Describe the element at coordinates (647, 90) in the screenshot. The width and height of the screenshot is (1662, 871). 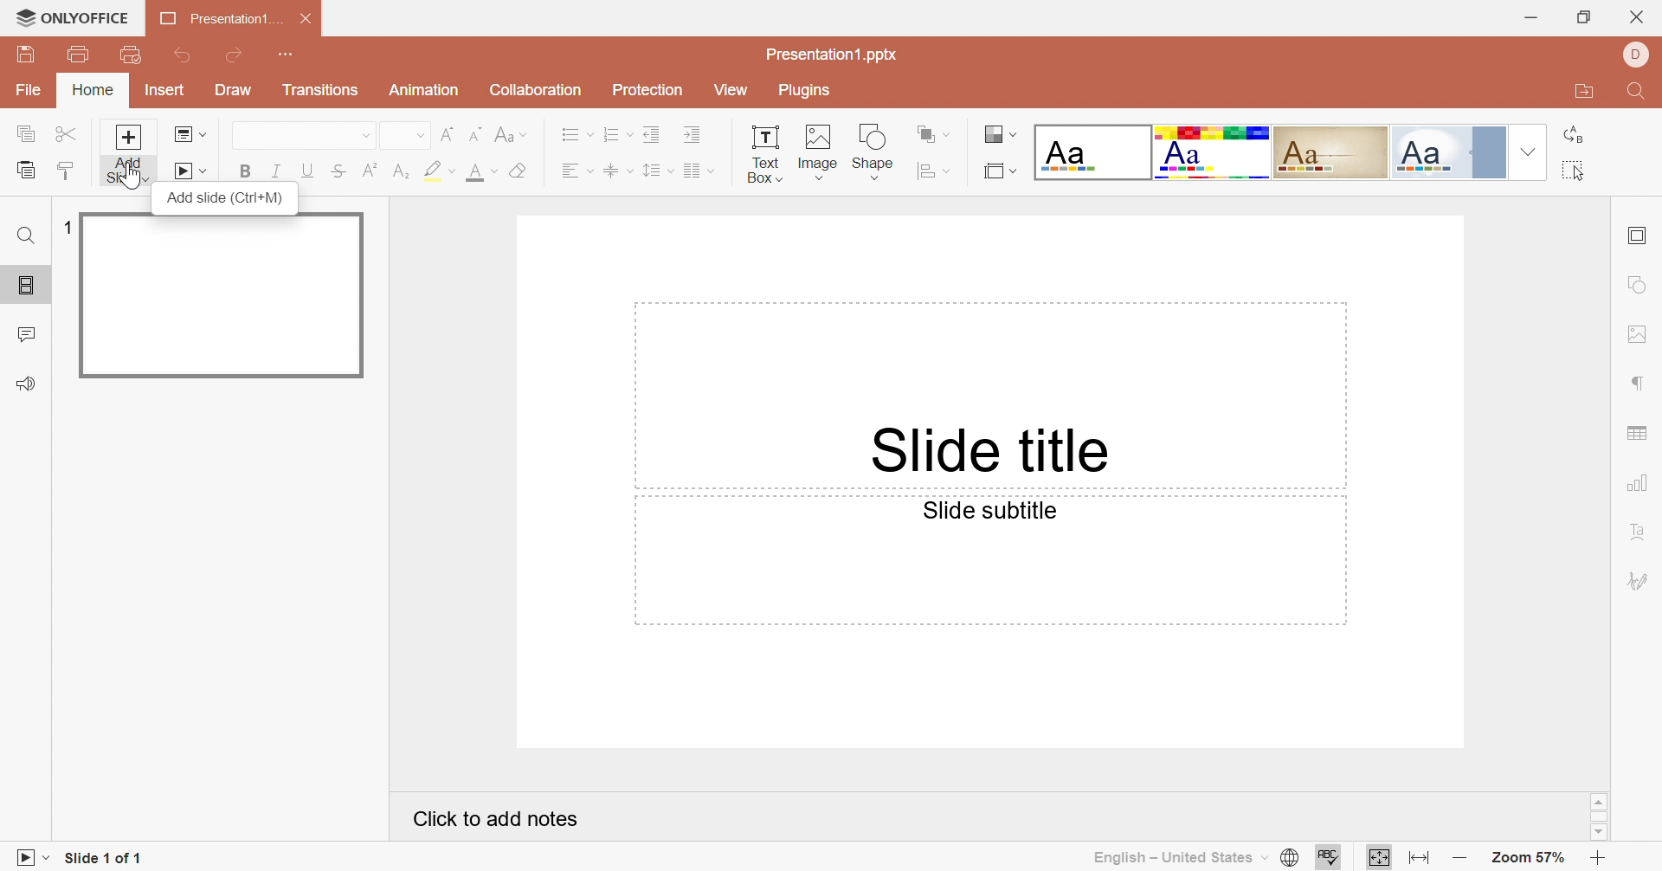
I see `Protection` at that location.